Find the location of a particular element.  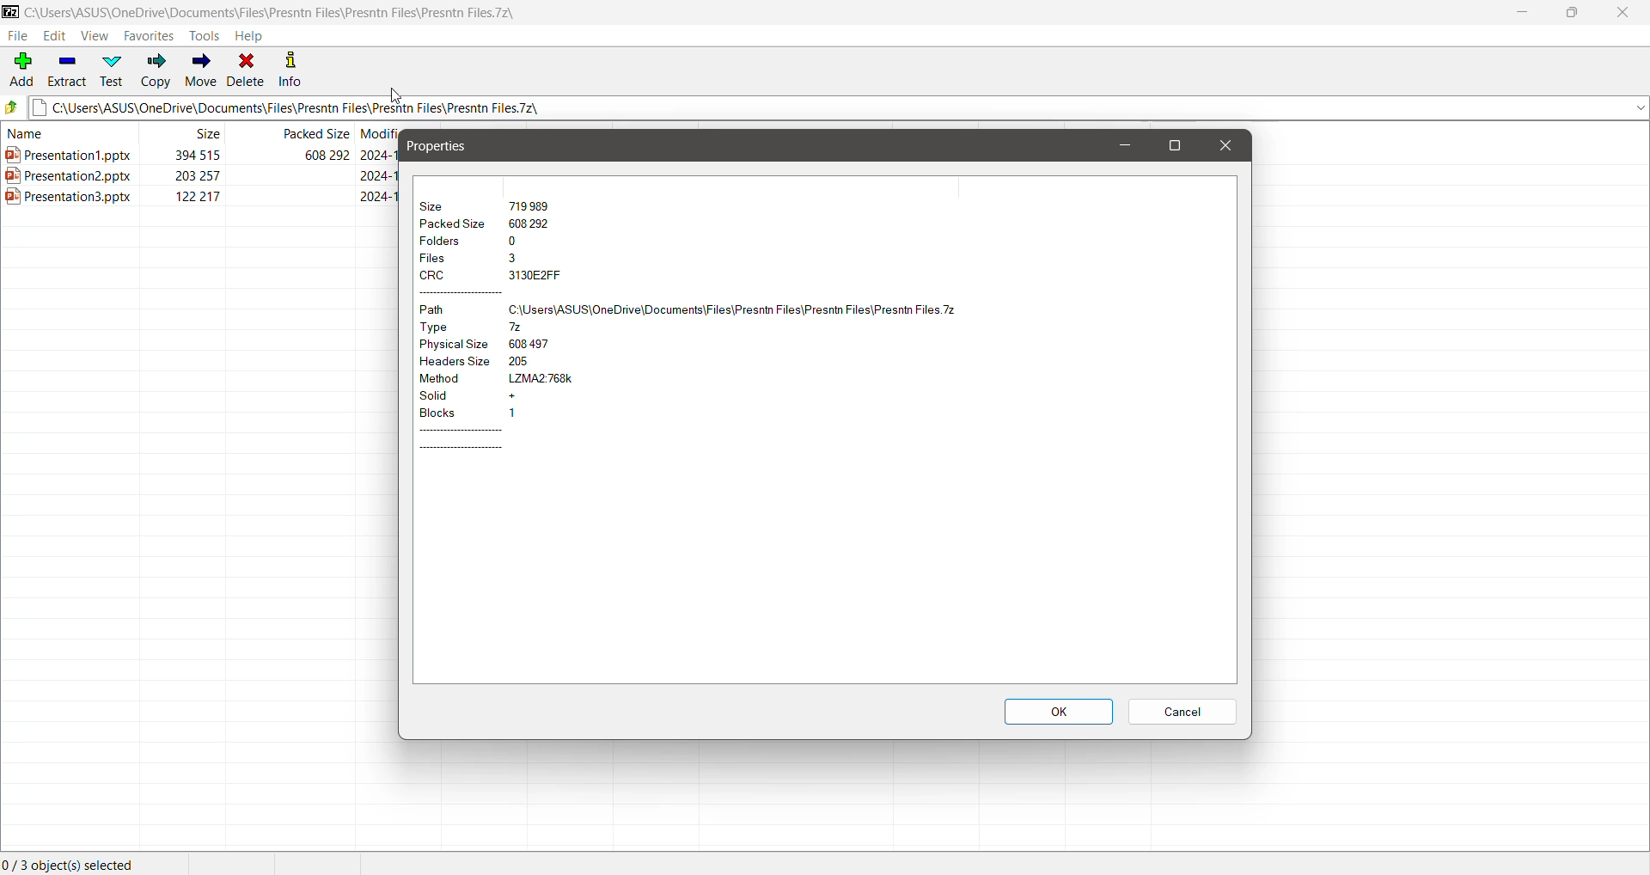

608.292 is located at coordinates (538, 223).